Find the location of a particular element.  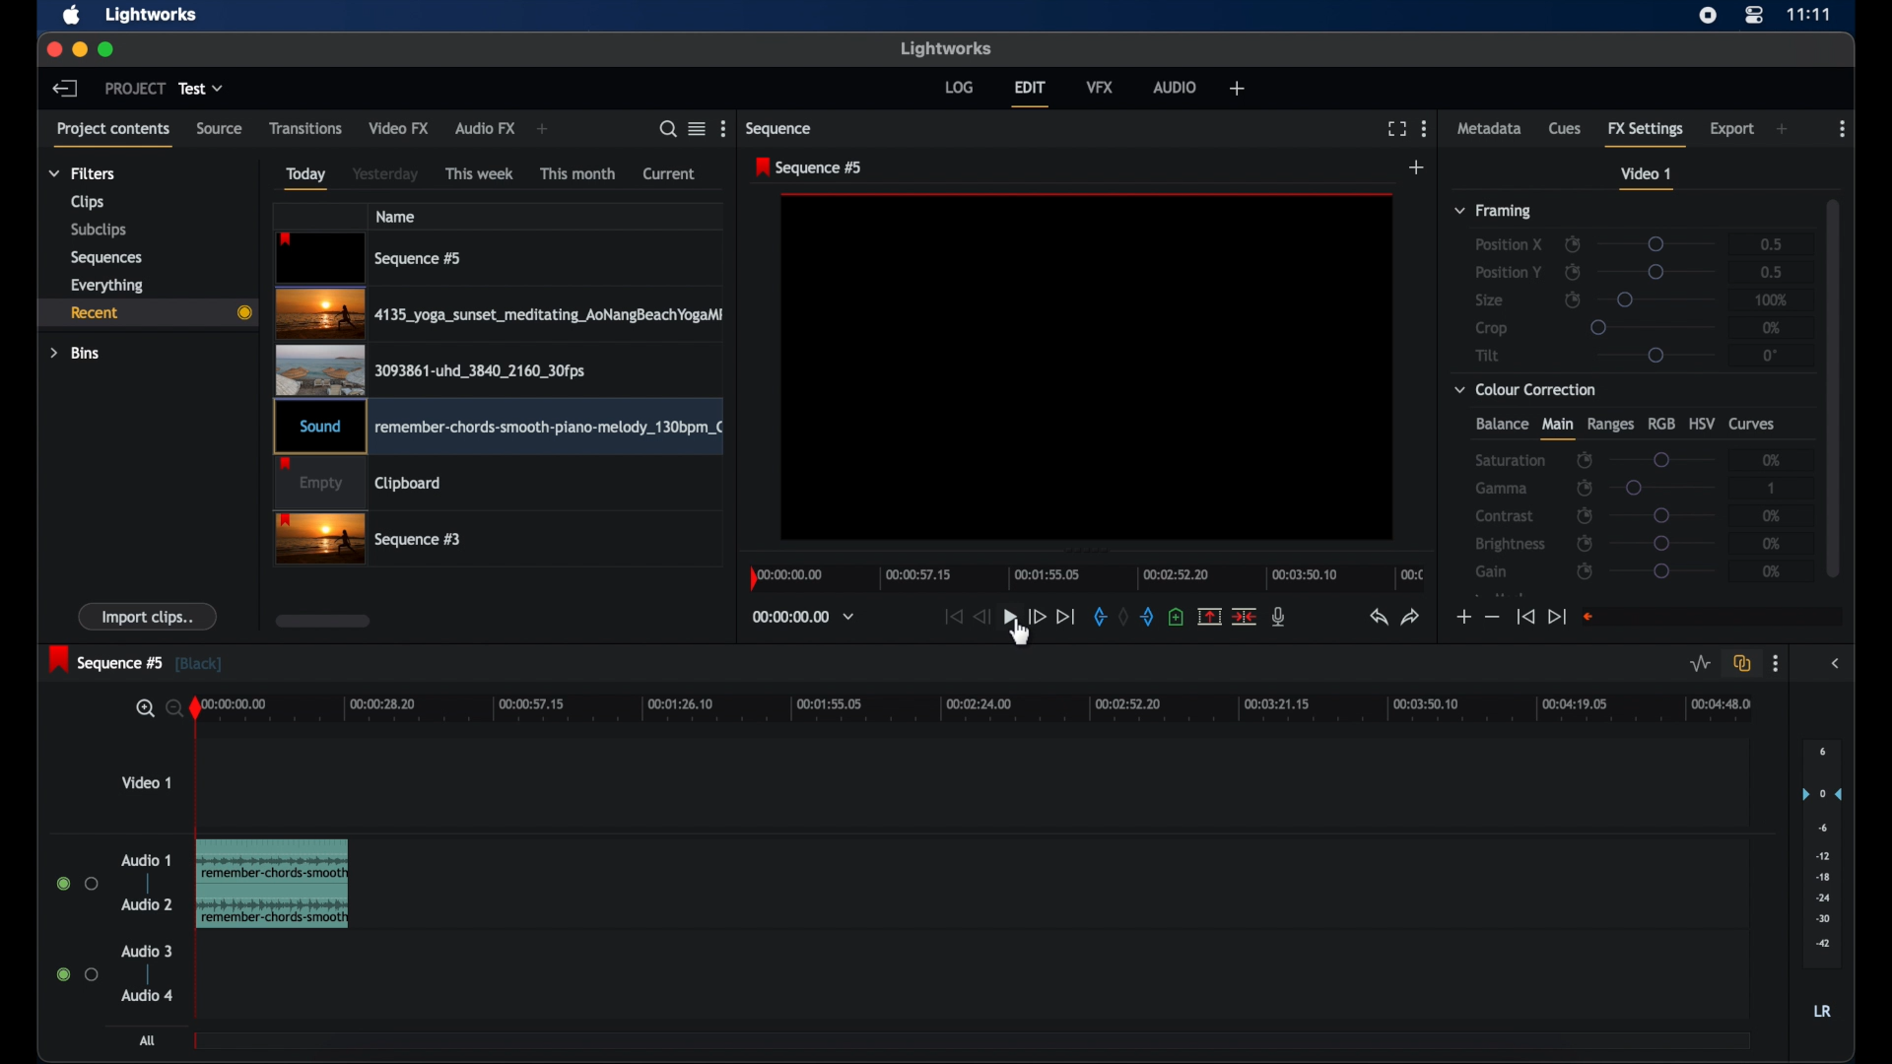

radio buttons is located at coordinates (77, 973).